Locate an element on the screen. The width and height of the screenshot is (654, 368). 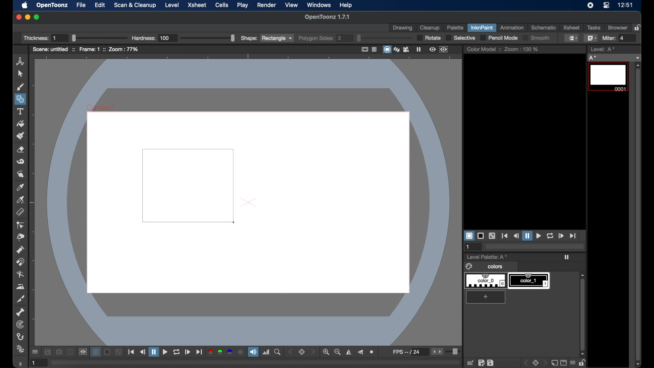
compare to snapshot is located at coordinates (70, 352).